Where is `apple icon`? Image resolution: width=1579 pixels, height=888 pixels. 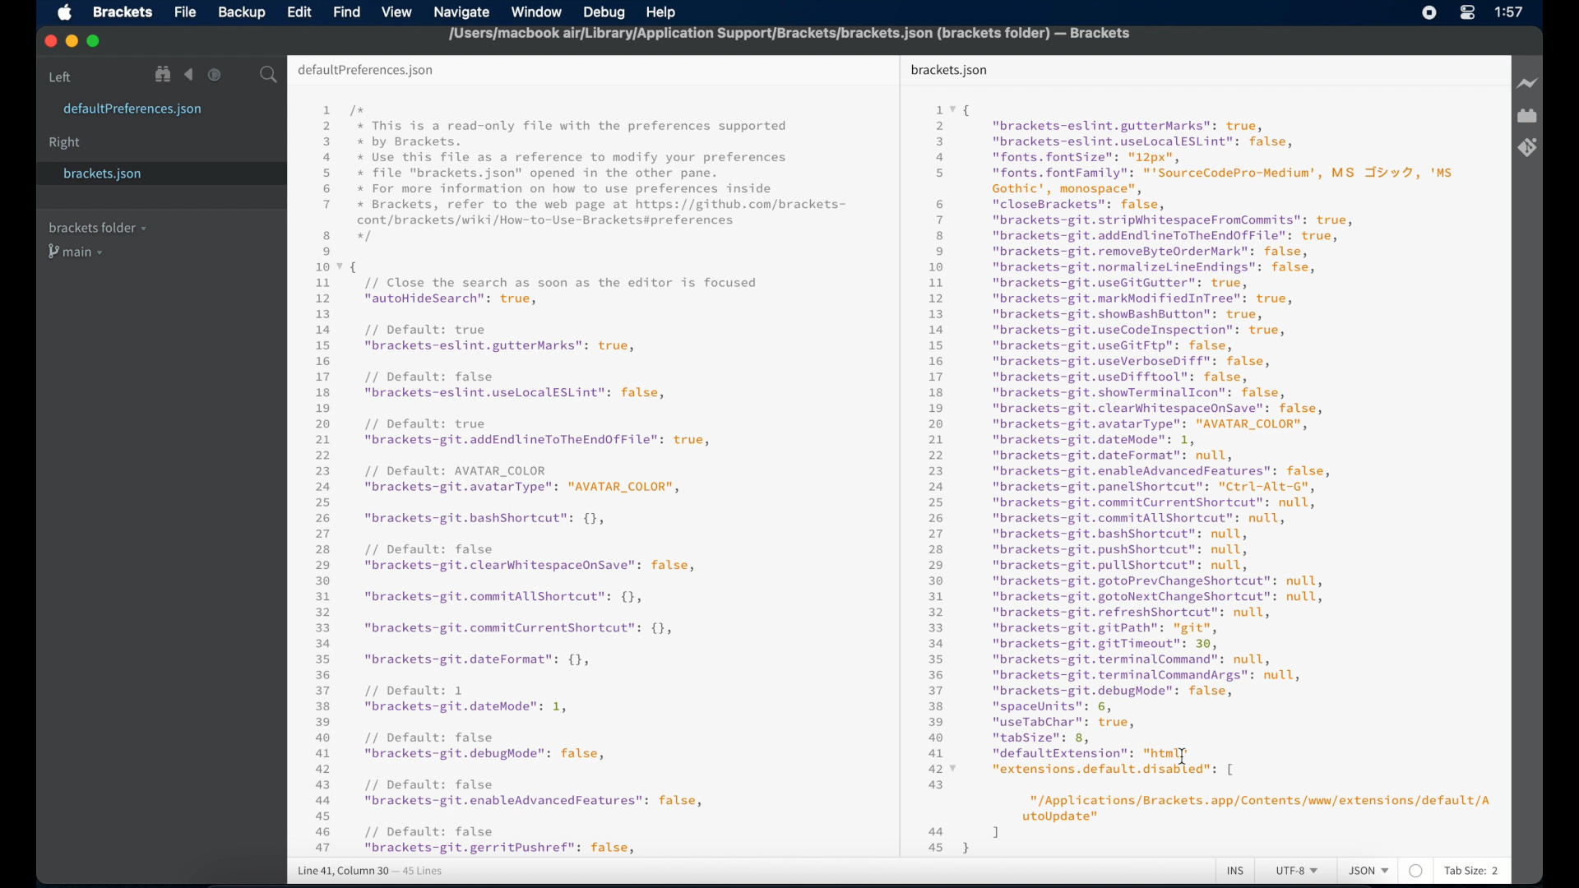 apple icon is located at coordinates (64, 13).